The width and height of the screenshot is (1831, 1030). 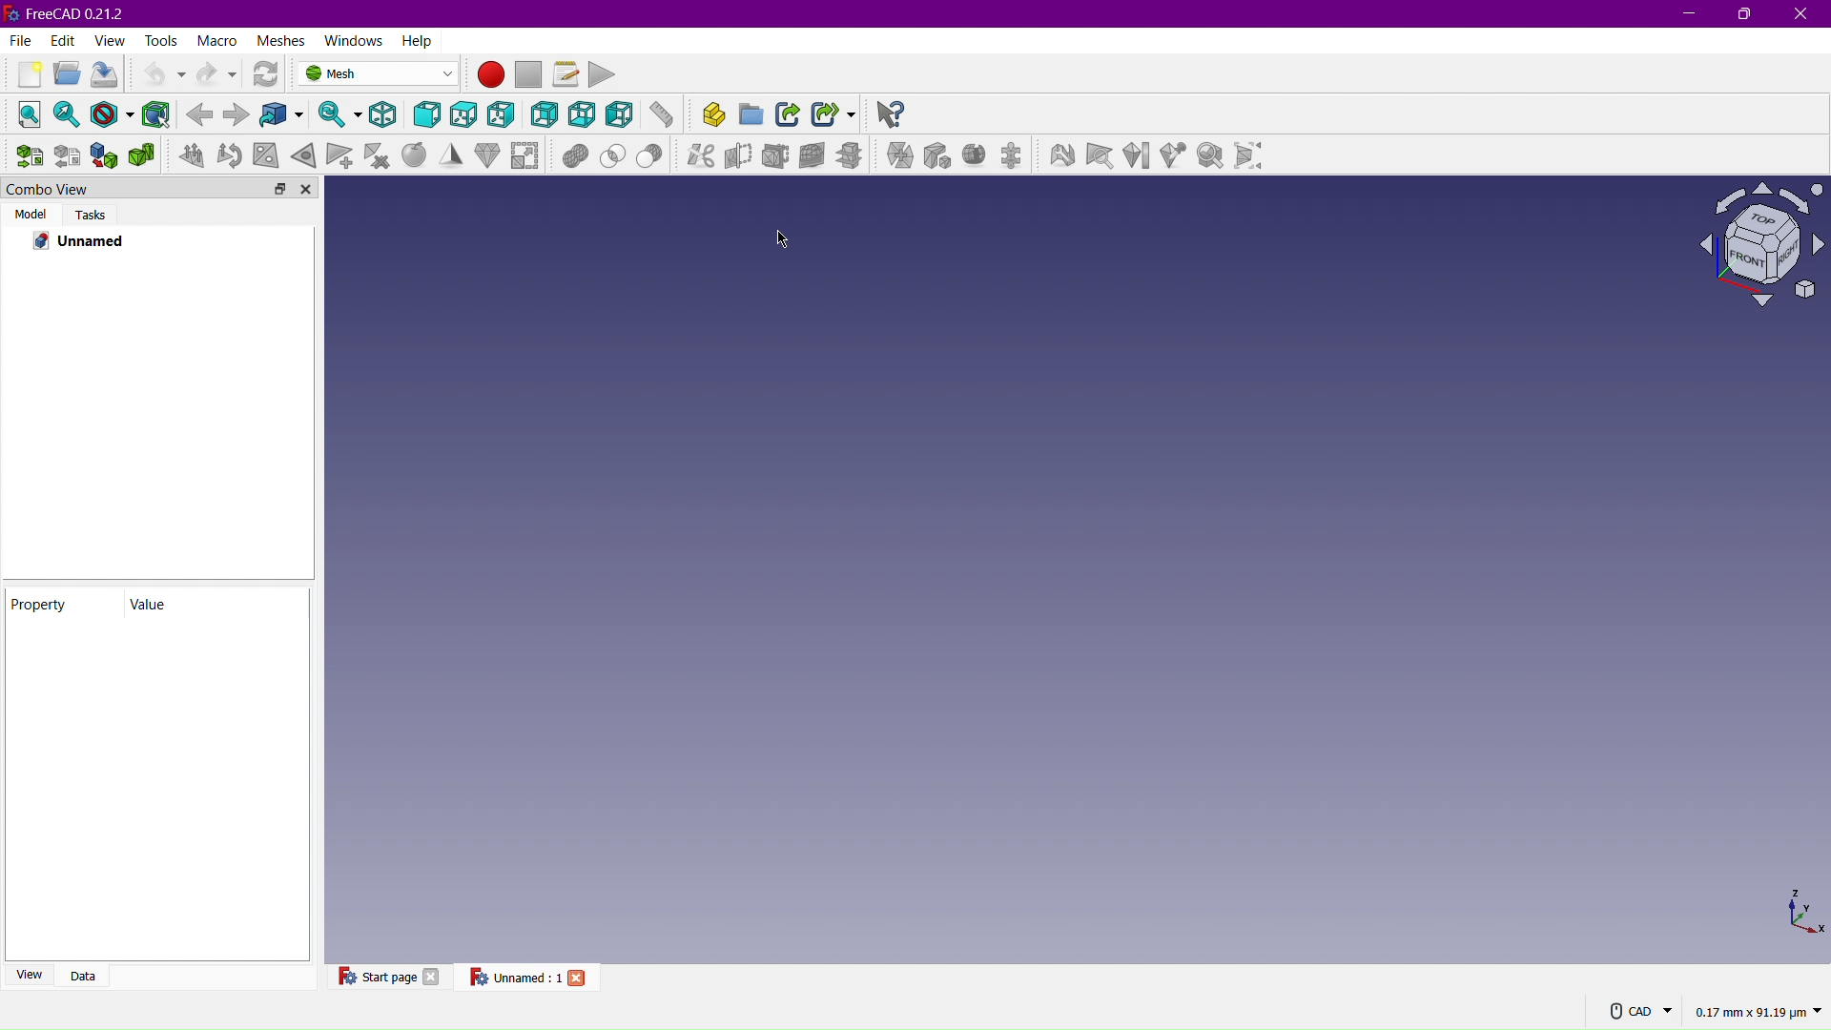 I want to click on Backwards, so click(x=199, y=113).